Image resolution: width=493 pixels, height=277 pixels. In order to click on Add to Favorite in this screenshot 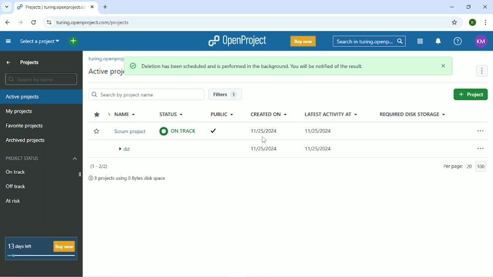, I will do `click(97, 131)`.